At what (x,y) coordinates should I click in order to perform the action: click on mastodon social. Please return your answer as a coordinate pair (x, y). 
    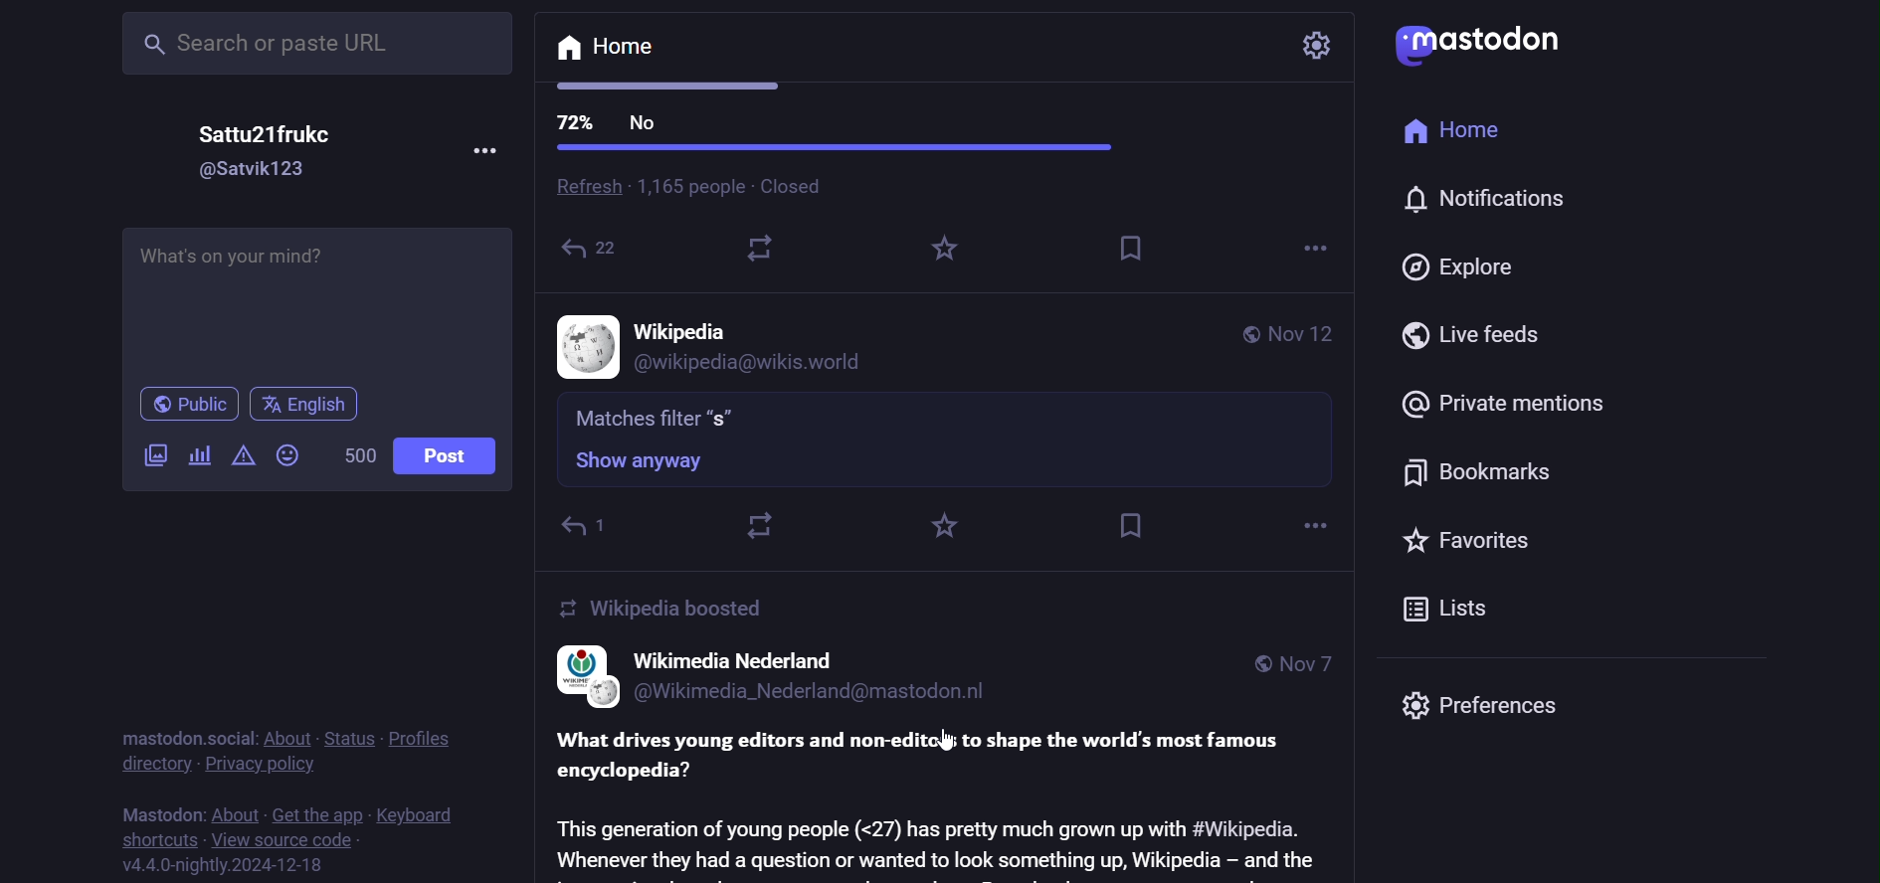
    Looking at the image, I should click on (180, 734).